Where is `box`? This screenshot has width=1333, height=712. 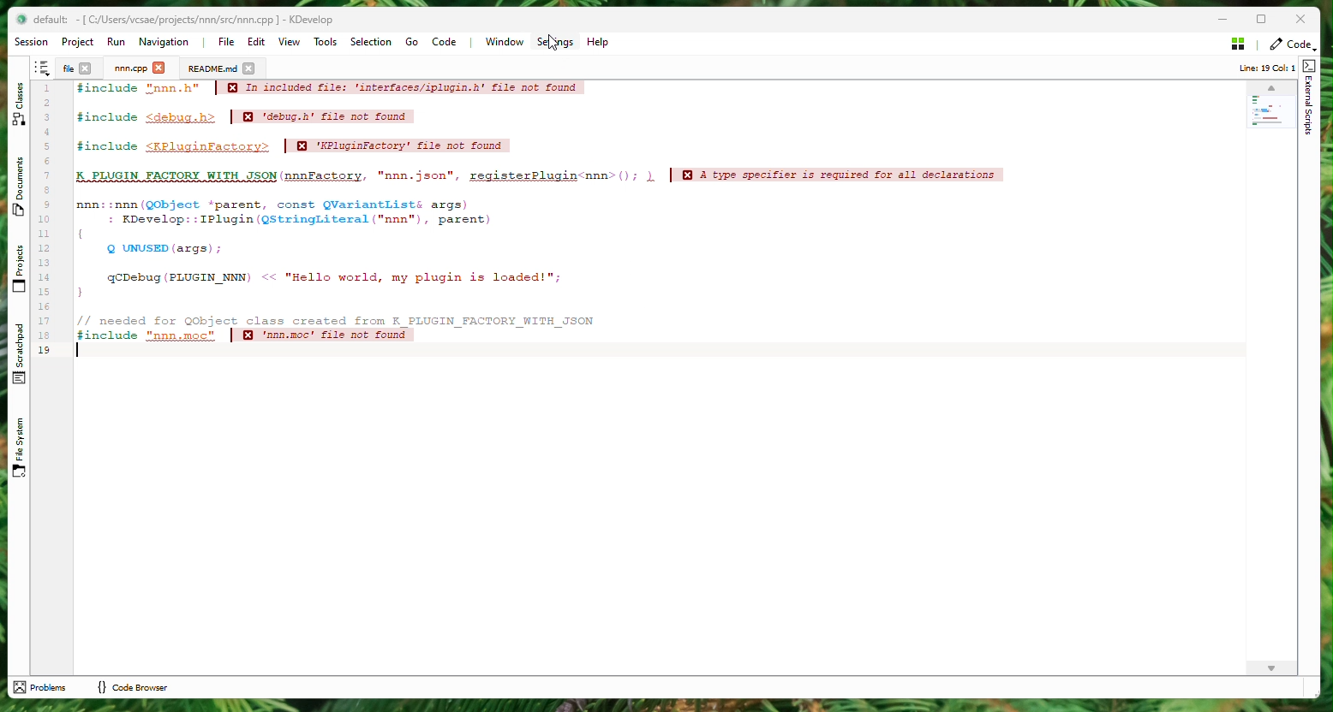 box is located at coordinates (1260, 21).